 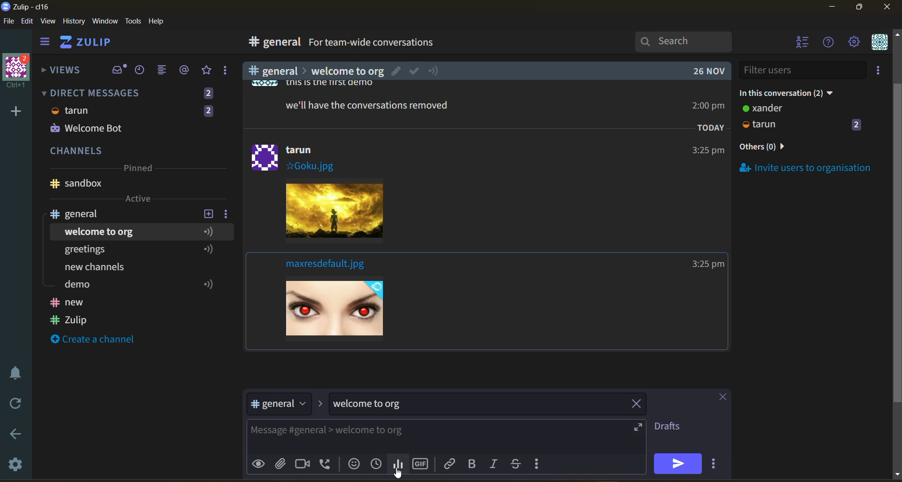 What do you see at coordinates (305, 84) in the screenshot?
I see `` at bounding box center [305, 84].